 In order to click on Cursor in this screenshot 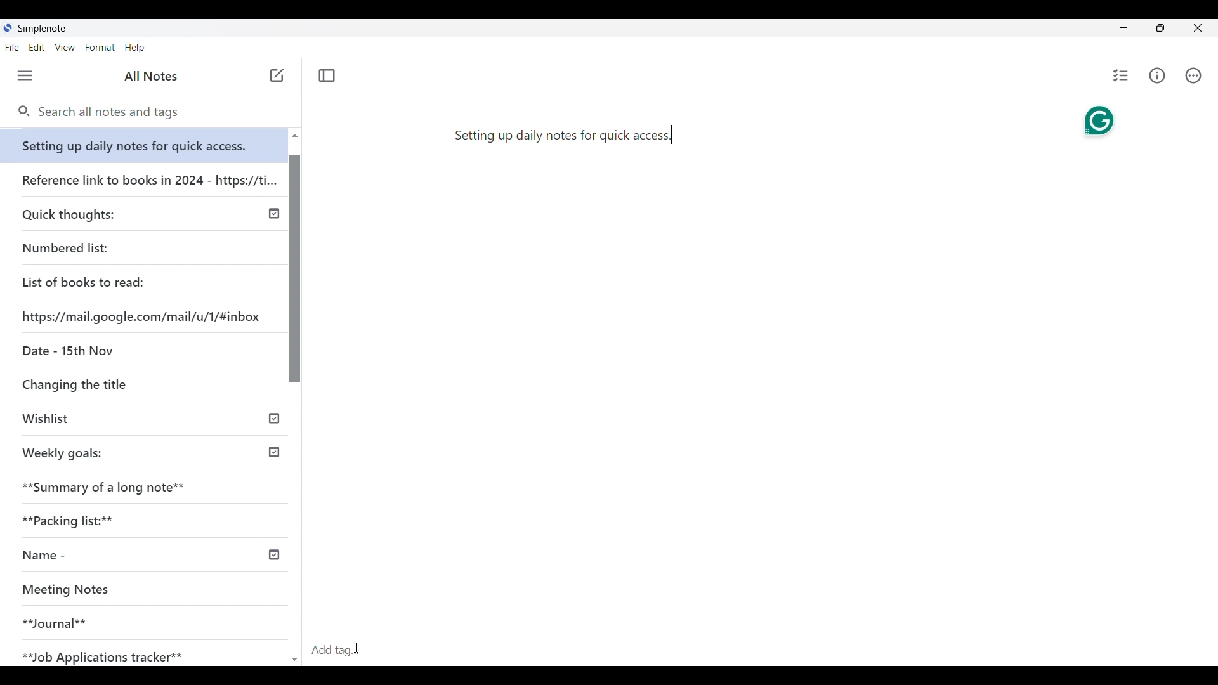, I will do `click(360, 646)`.